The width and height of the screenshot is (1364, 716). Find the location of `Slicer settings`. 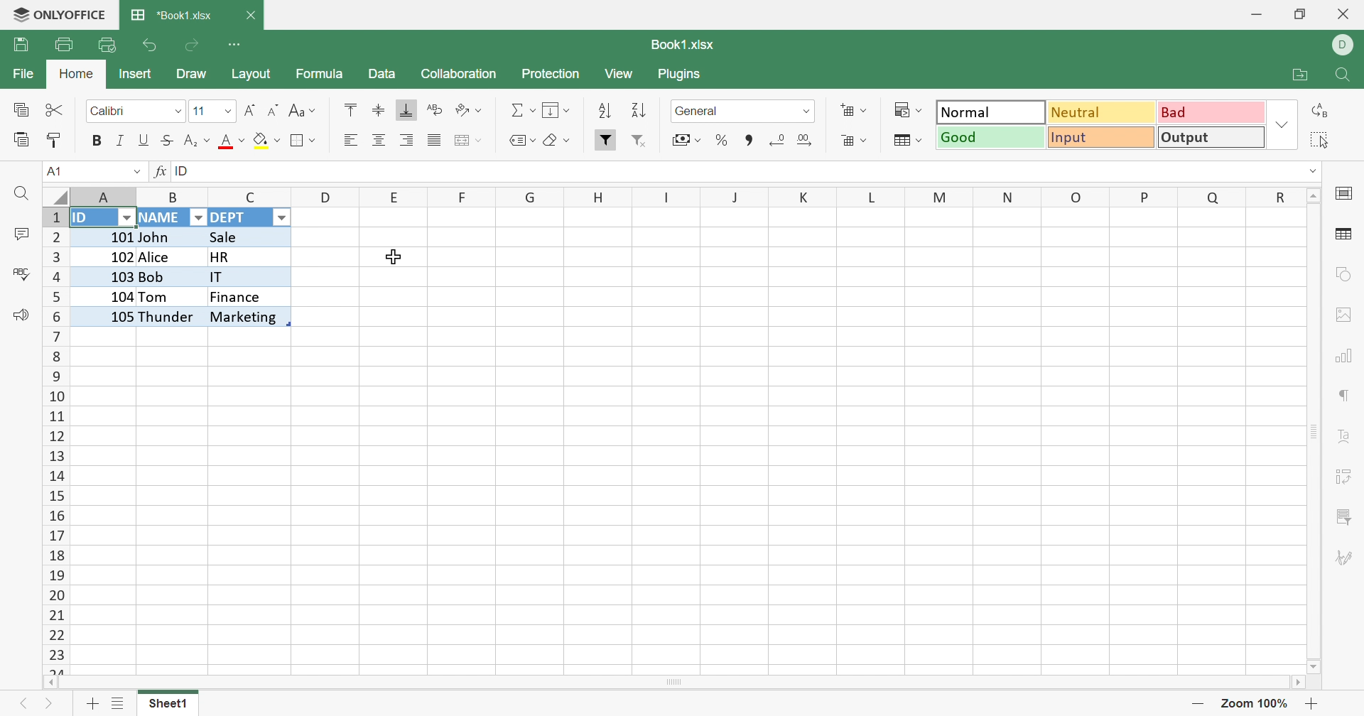

Slicer settings is located at coordinates (1341, 516).